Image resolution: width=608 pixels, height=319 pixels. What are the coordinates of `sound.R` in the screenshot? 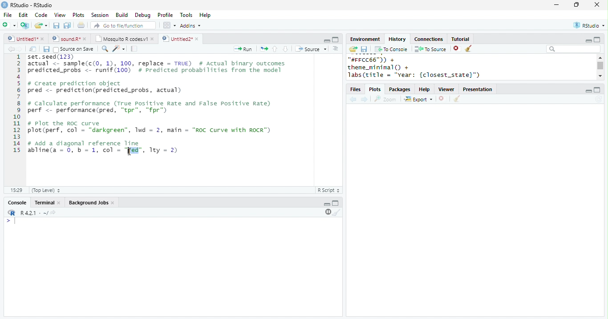 It's located at (66, 39).